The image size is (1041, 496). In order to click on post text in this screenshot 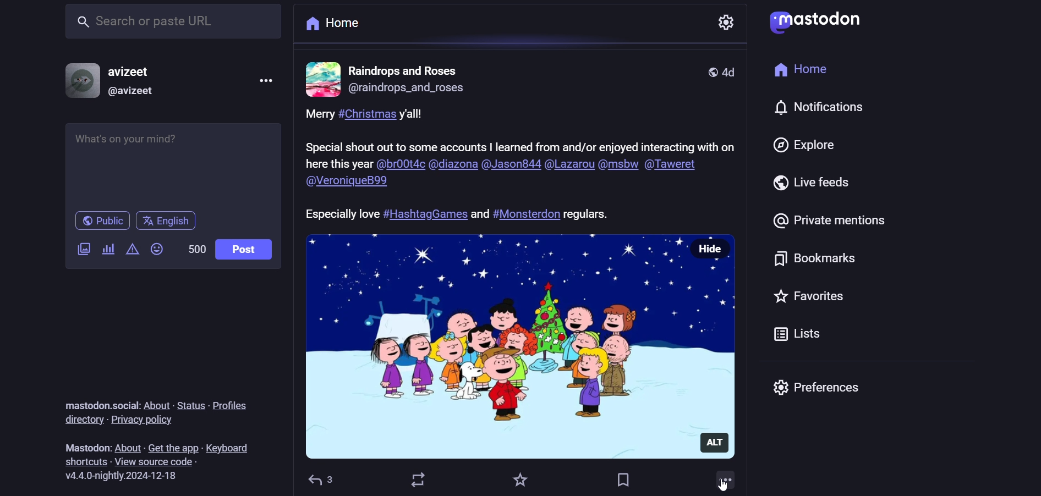, I will do `click(523, 131)`.